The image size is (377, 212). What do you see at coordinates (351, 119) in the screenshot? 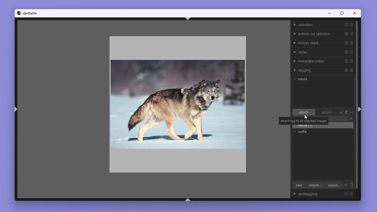
I see `Close` at bounding box center [351, 119].